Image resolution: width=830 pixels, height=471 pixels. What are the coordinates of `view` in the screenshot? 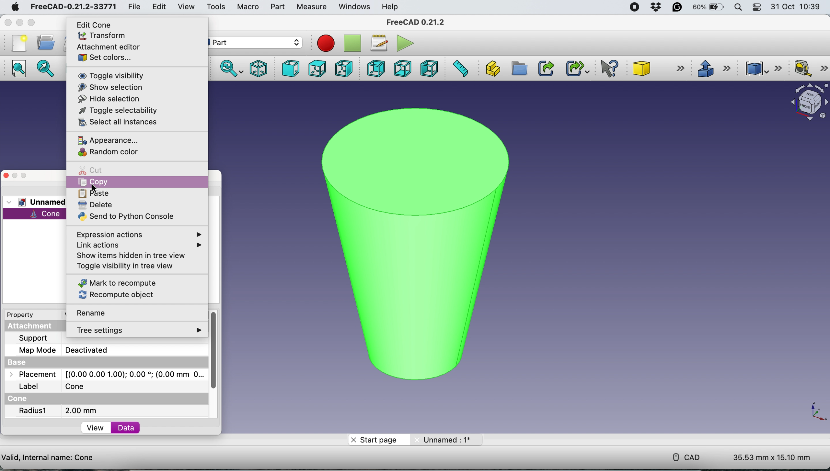 It's located at (186, 6).